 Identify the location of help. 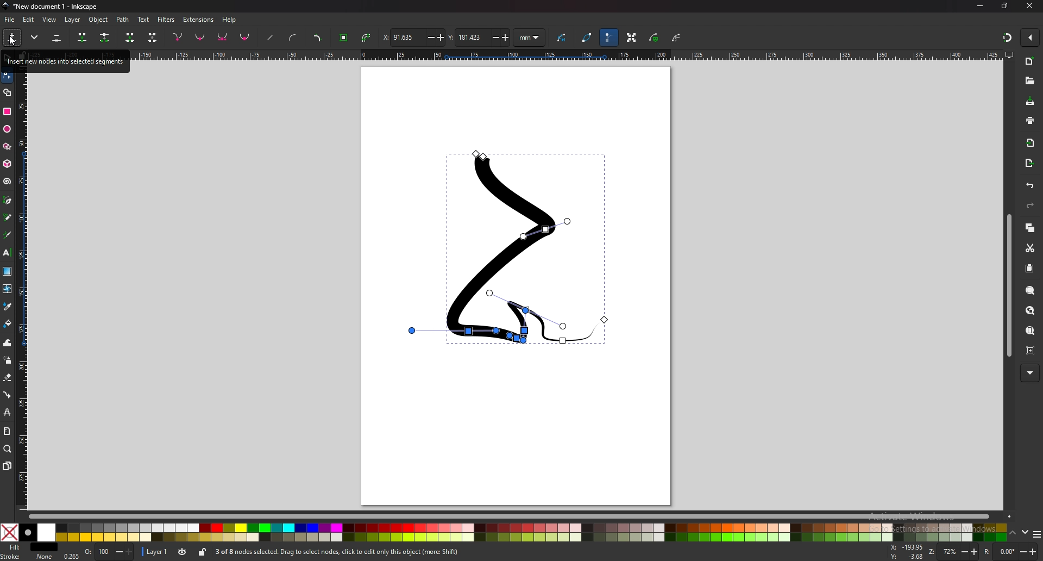
(231, 19).